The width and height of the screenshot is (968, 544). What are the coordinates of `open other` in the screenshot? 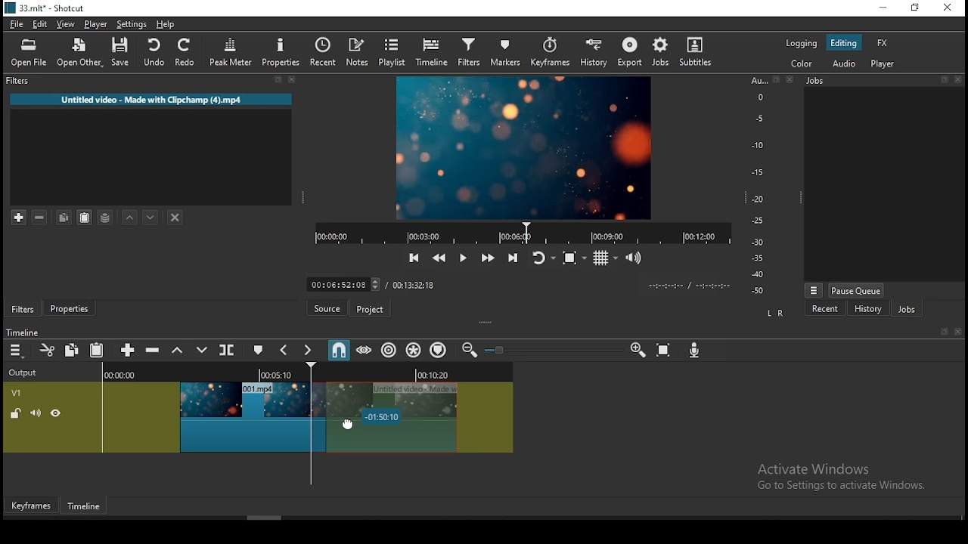 It's located at (79, 53).